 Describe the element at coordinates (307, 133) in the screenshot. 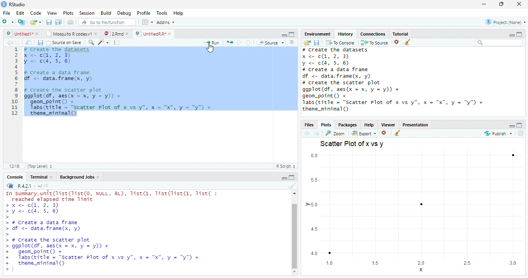

I see `Previous plot` at that location.